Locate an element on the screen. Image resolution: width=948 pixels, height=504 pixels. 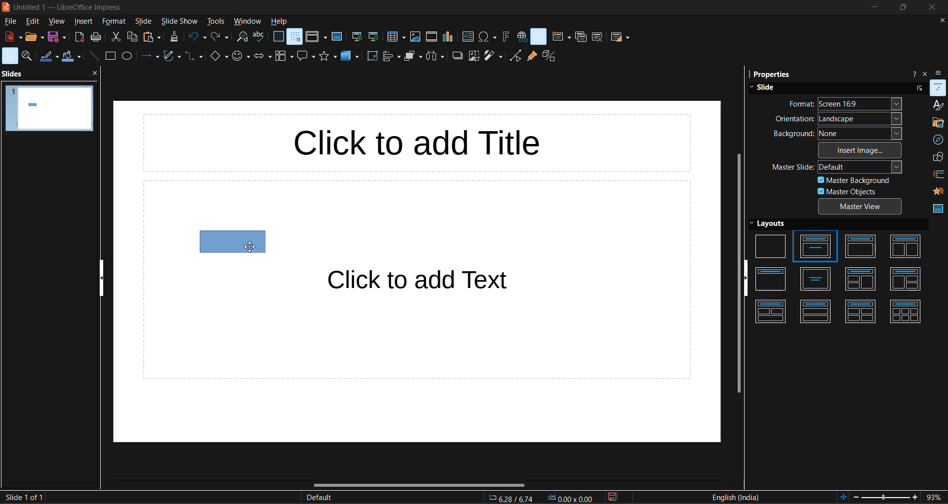
insert fontwork text is located at coordinates (505, 37).